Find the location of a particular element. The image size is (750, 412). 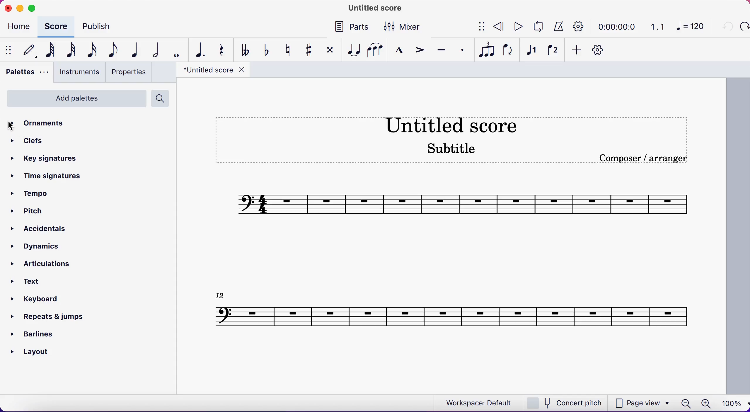

palettes is located at coordinates (25, 74).